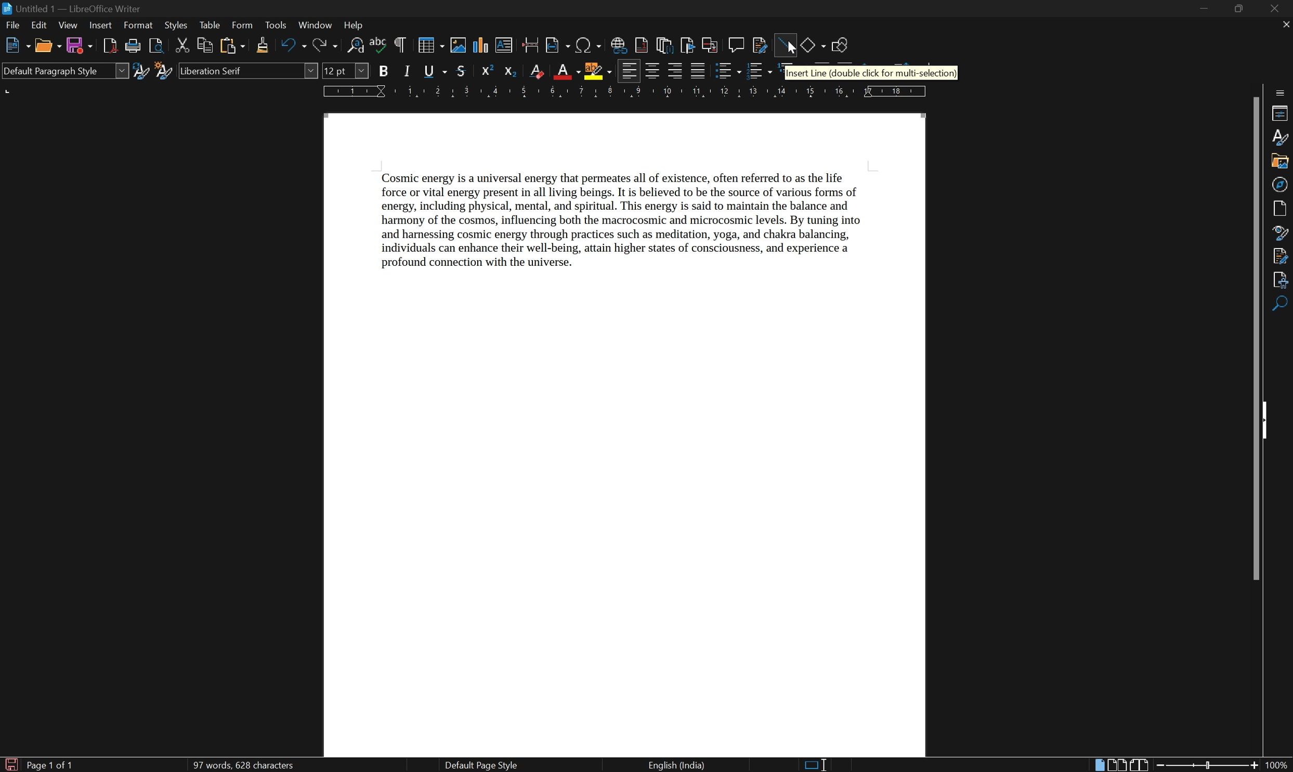 The image size is (1293, 772). I want to click on cut, so click(184, 45).